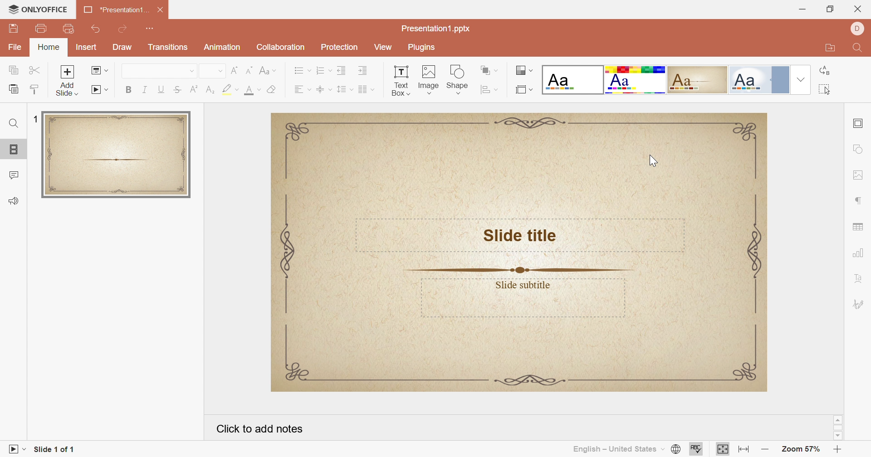  I want to click on Arrange shape, so click(485, 69).